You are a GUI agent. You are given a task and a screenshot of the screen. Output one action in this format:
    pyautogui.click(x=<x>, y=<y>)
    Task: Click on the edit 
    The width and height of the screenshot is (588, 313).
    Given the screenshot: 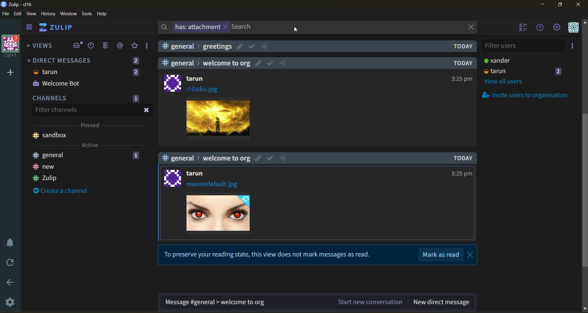 What is the action you would take?
    pyautogui.click(x=257, y=63)
    